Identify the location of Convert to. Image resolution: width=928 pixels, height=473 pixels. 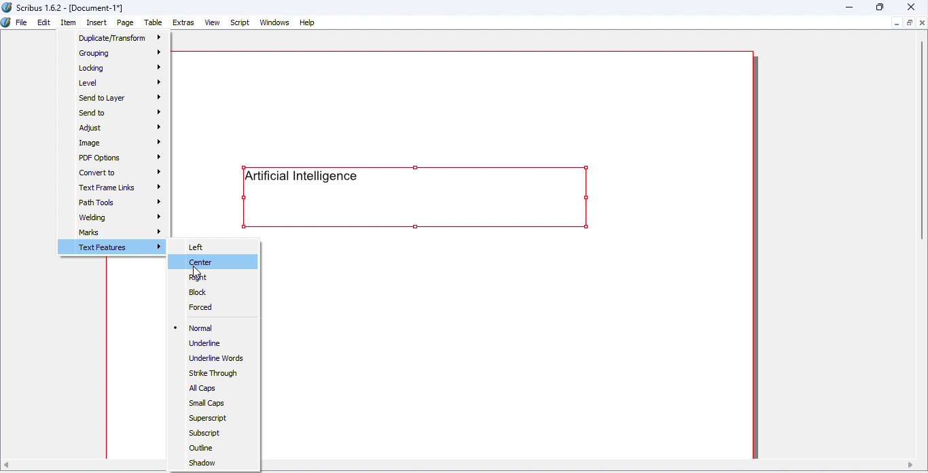
(118, 173).